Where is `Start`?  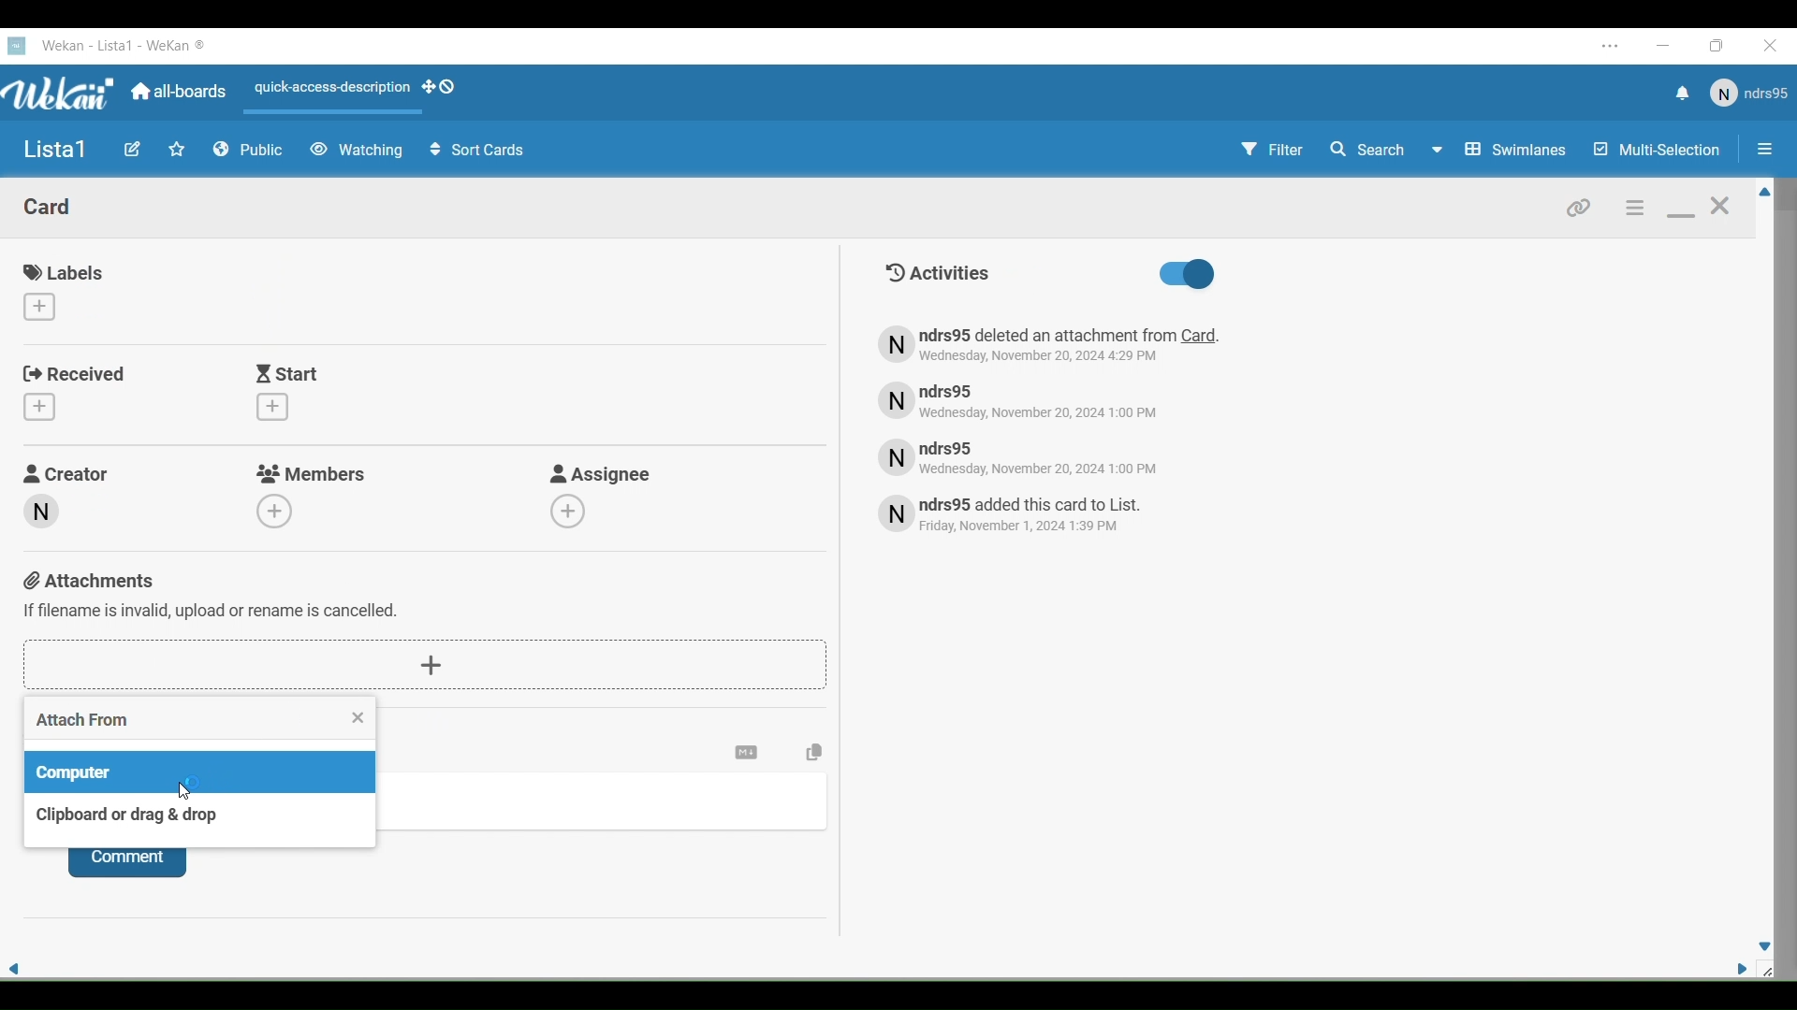 Start is located at coordinates (289, 373).